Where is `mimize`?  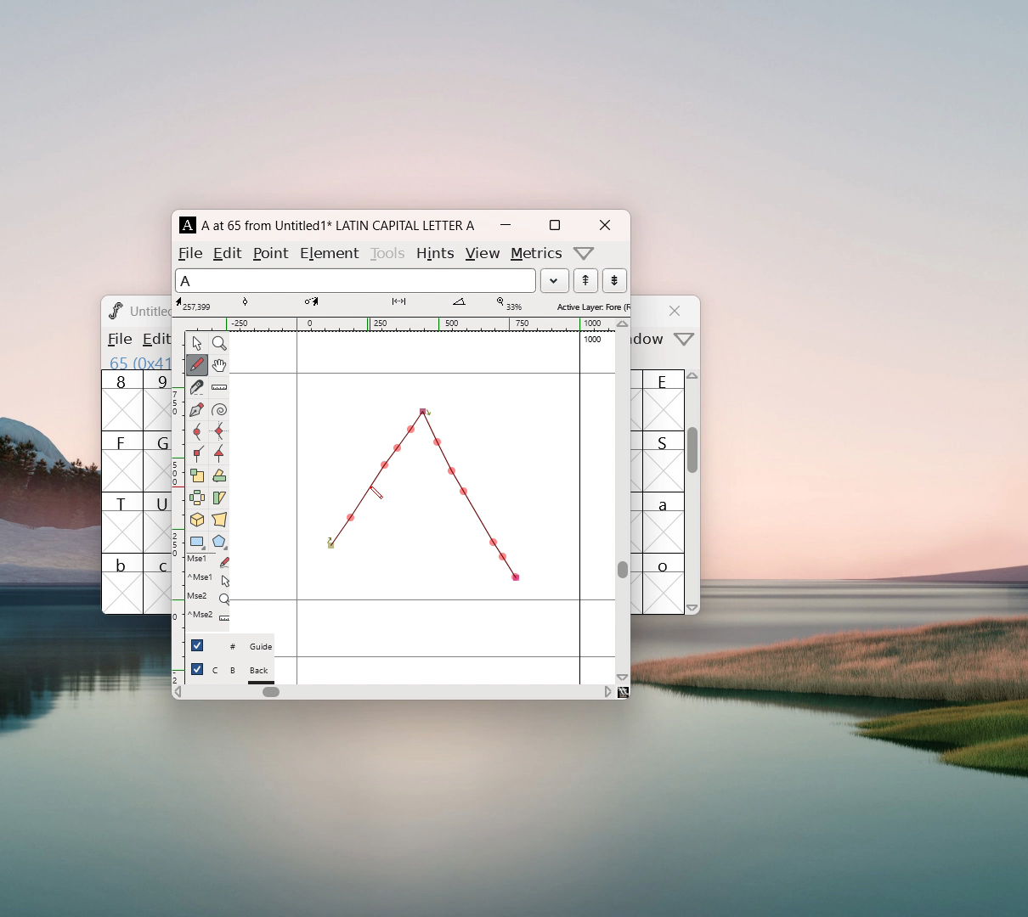
mimize is located at coordinates (506, 225).